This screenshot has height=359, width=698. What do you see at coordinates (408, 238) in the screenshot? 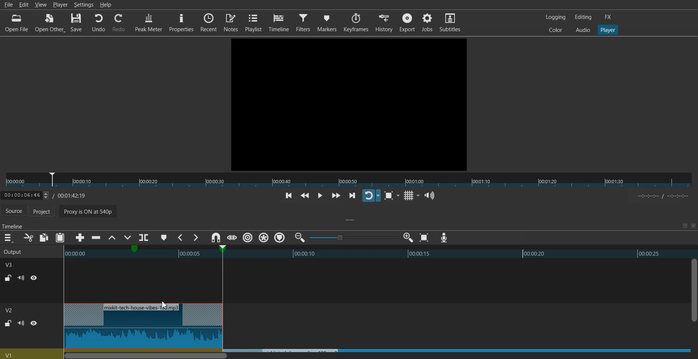
I see `Zoom timeline in` at bounding box center [408, 238].